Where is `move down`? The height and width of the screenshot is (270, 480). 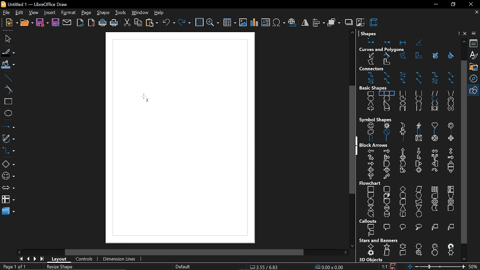 move down is located at coordinates (465, 258).